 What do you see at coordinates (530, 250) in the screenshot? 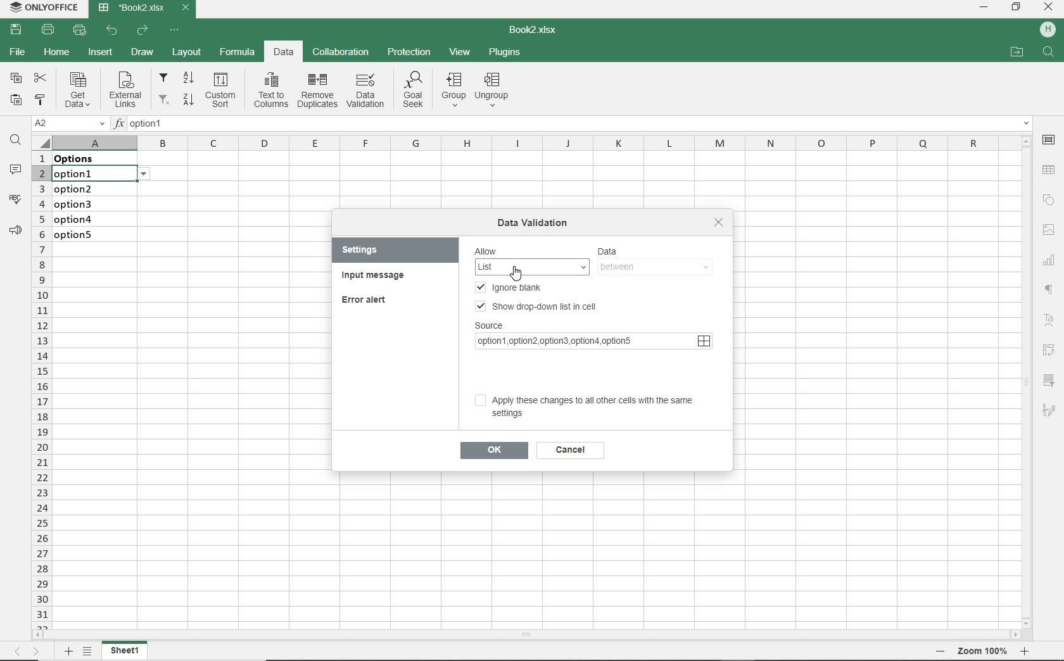
I see `Allow` at bounding box center [530, 250].